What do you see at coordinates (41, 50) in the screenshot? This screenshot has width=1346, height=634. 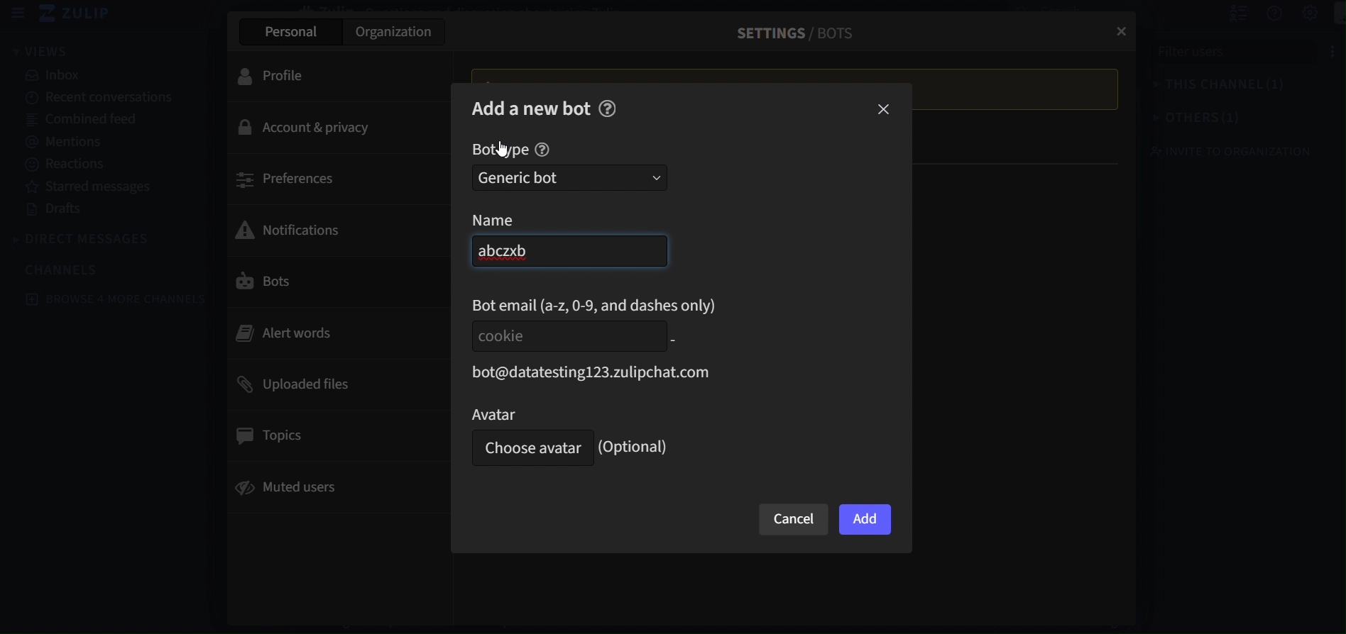 I see `view` at bounding box center [41, 50].